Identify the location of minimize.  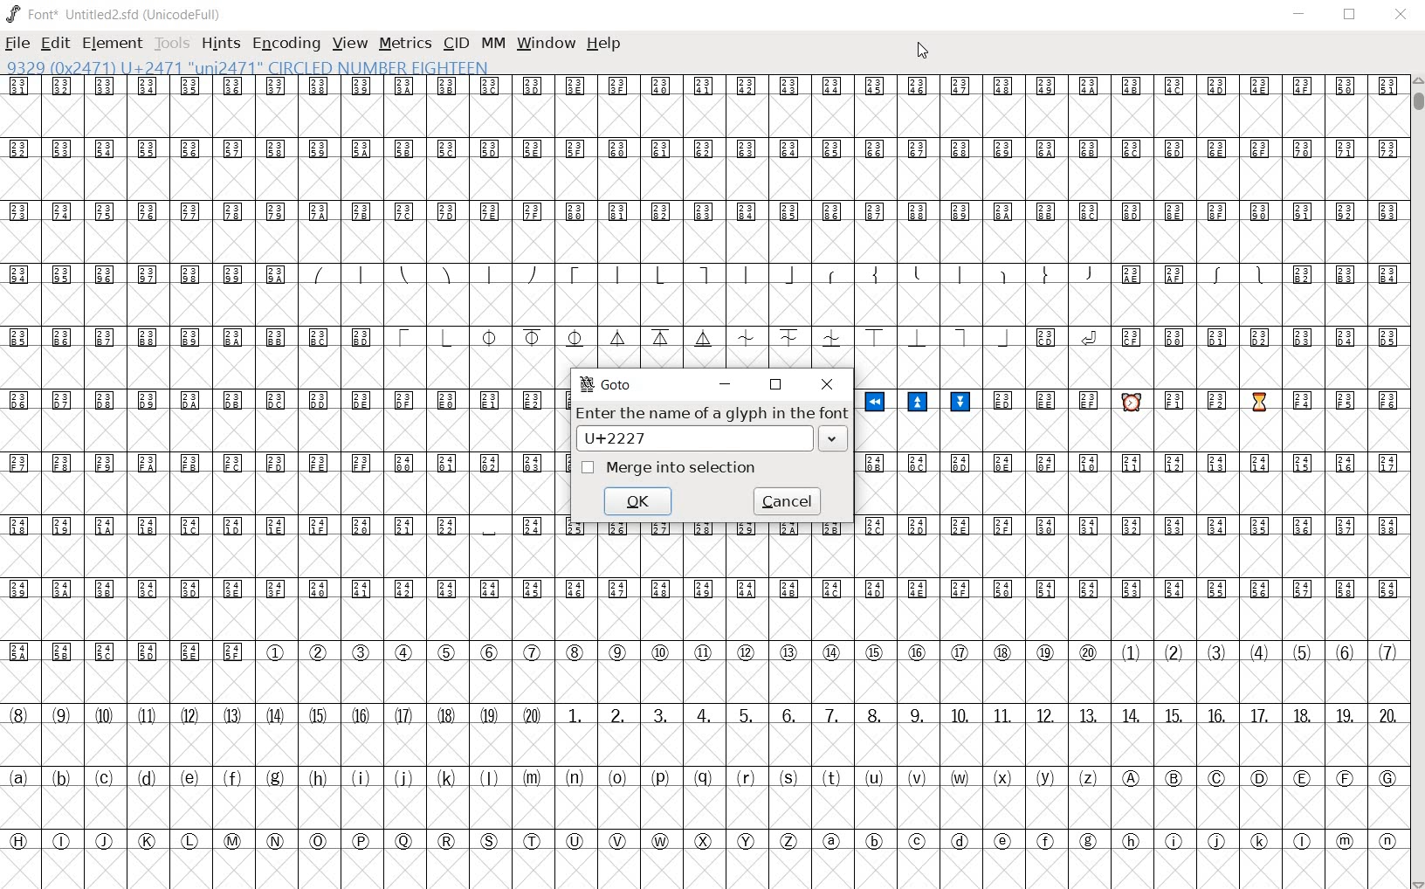
(726, 382).